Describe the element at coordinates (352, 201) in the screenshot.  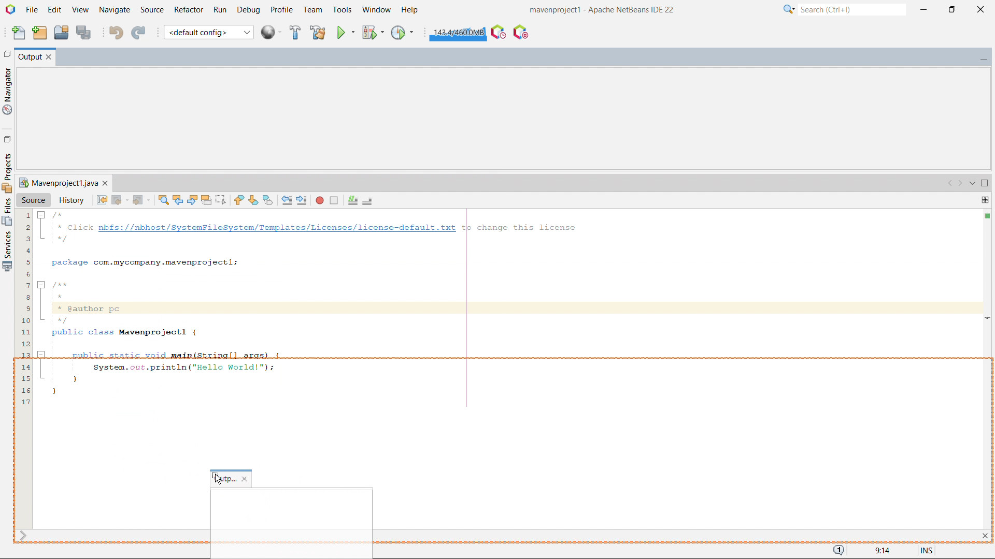
I see `comment` at that location.